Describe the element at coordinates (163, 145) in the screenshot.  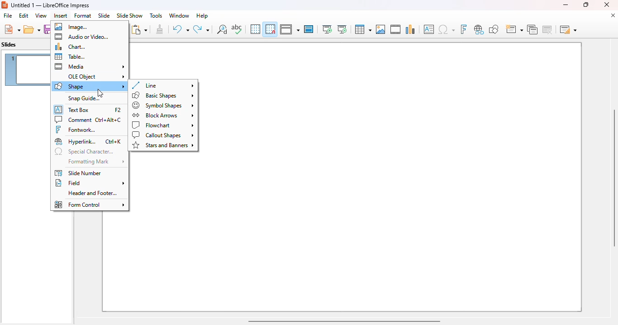
I see `stars and banners` at that location.